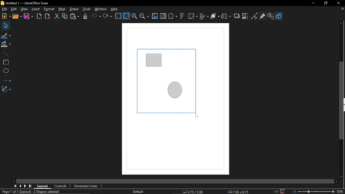  I want to click on Insert equation, so click(173, 16).